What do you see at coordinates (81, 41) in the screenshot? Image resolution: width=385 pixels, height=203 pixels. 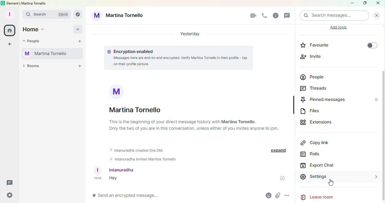 I see `Start chat` at bounding box center [81, 41].